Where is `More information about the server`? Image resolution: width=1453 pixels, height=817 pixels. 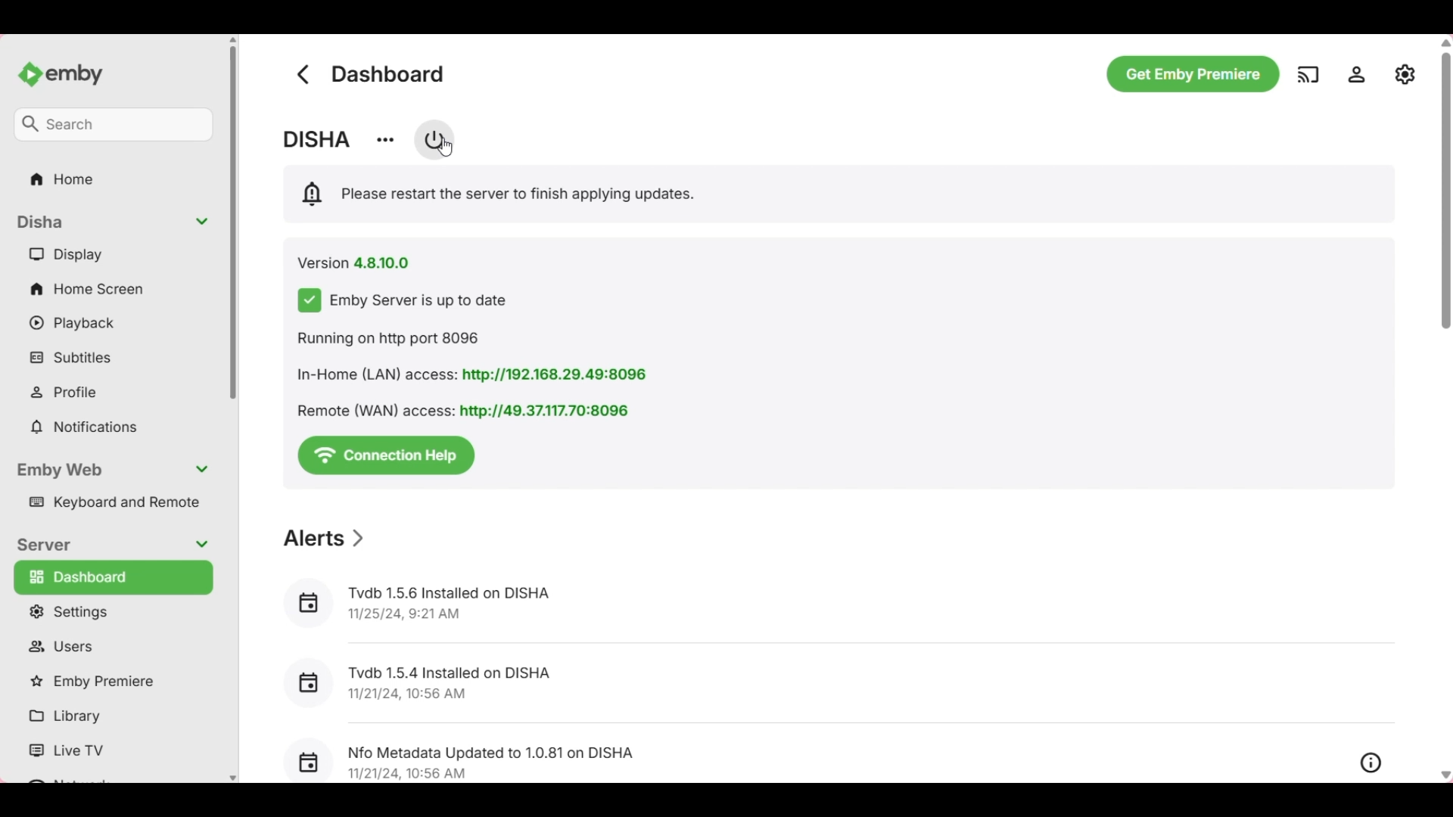
More information about the server is located at coordinates (478, 375).